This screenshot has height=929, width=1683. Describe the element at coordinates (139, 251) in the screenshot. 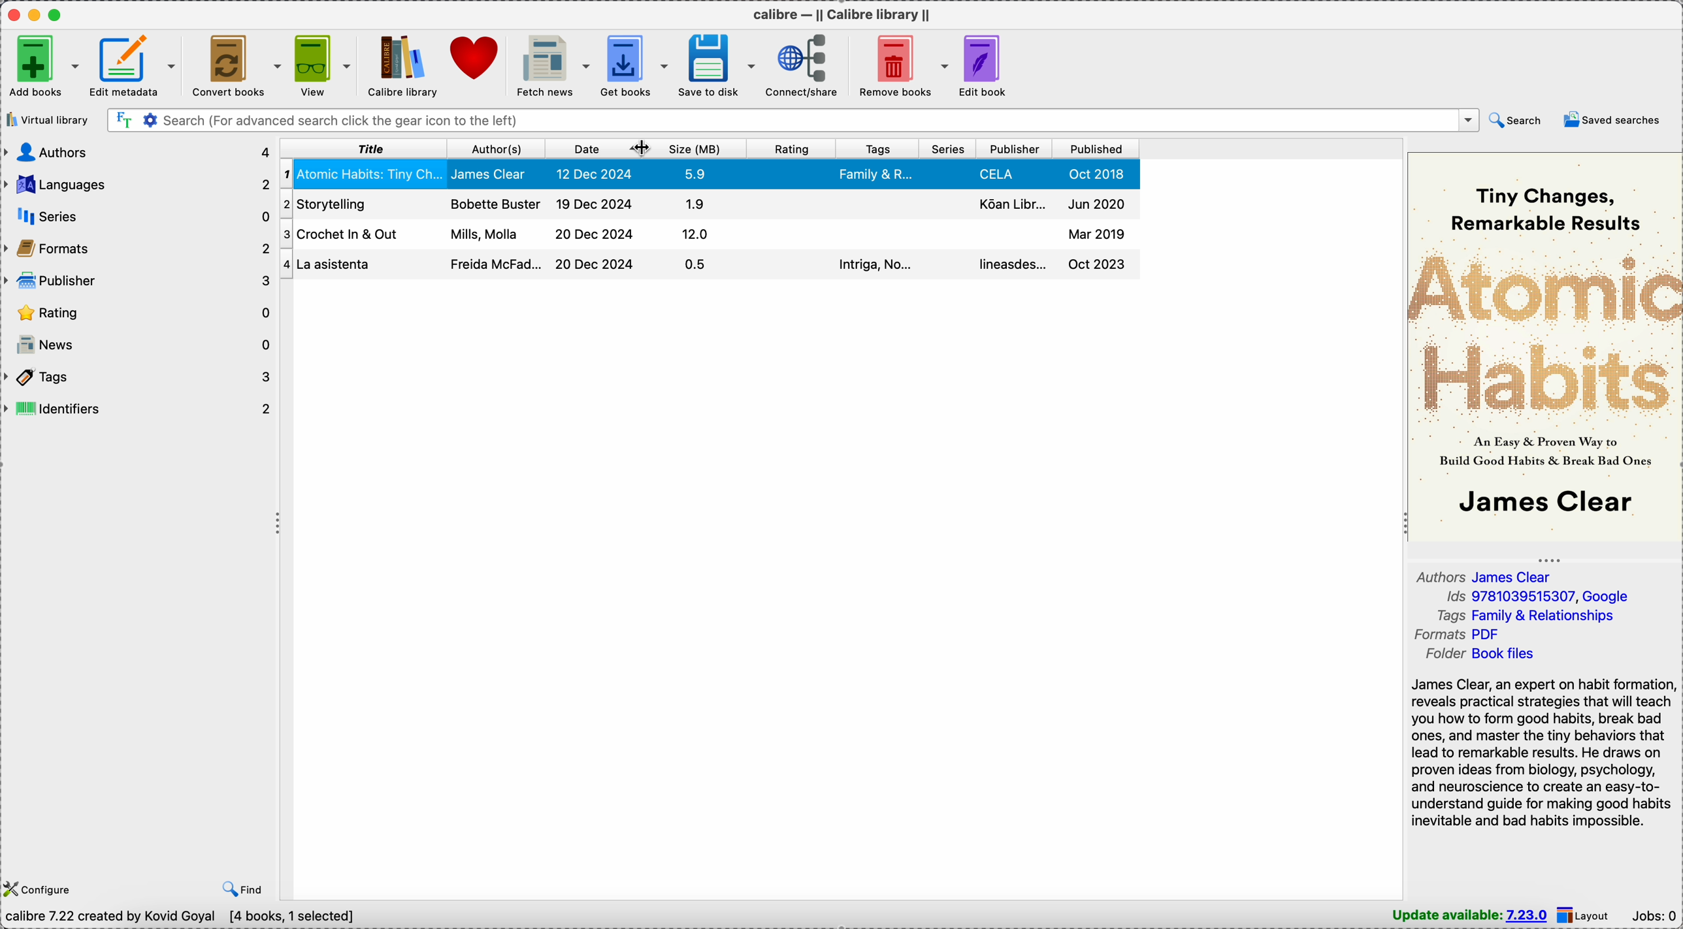

I see `formats` at that location.